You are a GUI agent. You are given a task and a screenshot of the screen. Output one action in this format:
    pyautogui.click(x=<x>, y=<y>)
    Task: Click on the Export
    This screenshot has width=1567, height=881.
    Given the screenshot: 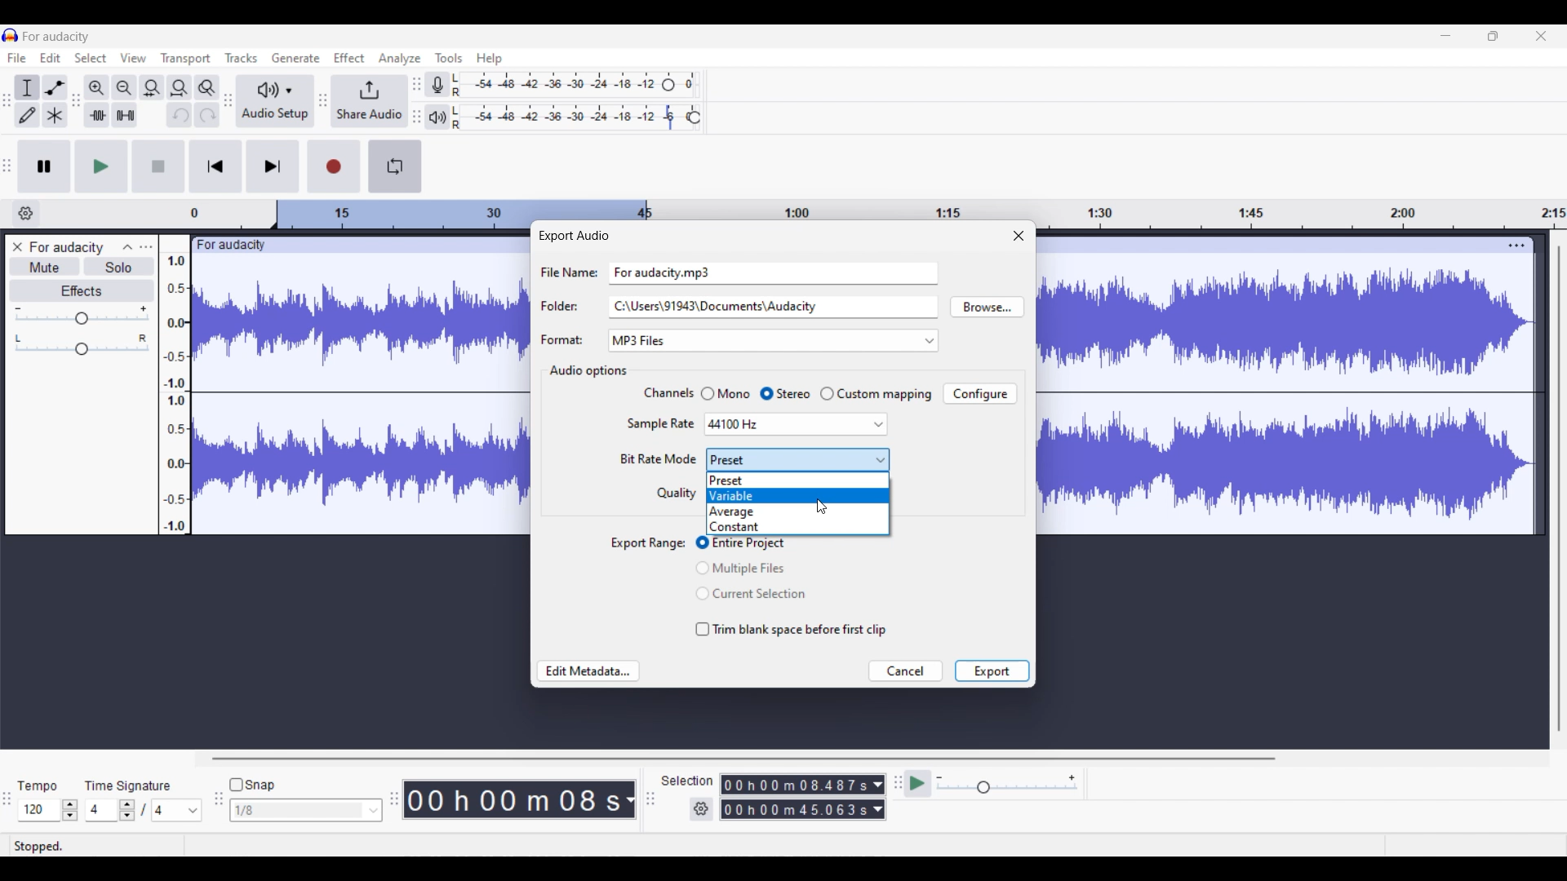 What is the action you would take?
    pyautogui.click(x=992, y=671)
    